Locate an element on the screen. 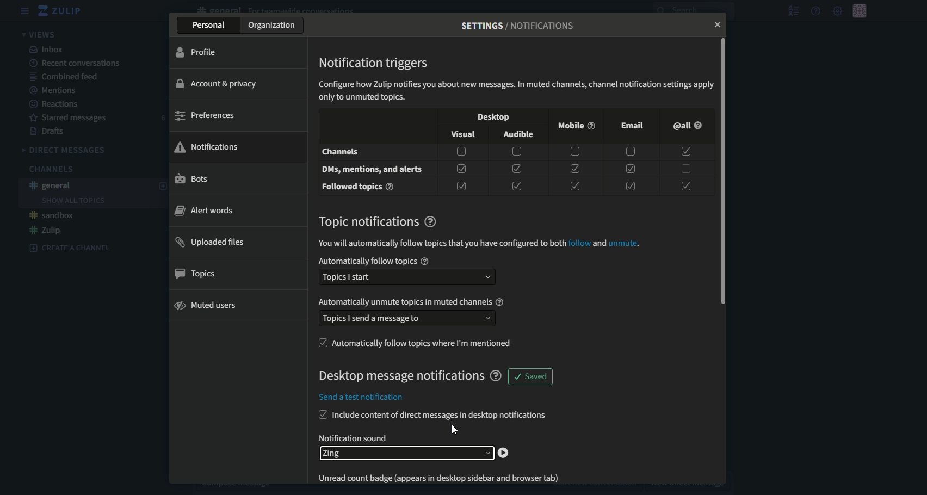 Image resolution: width=927 pixels, height=495 pixels. dropdown is located at coordinates (404, 454).